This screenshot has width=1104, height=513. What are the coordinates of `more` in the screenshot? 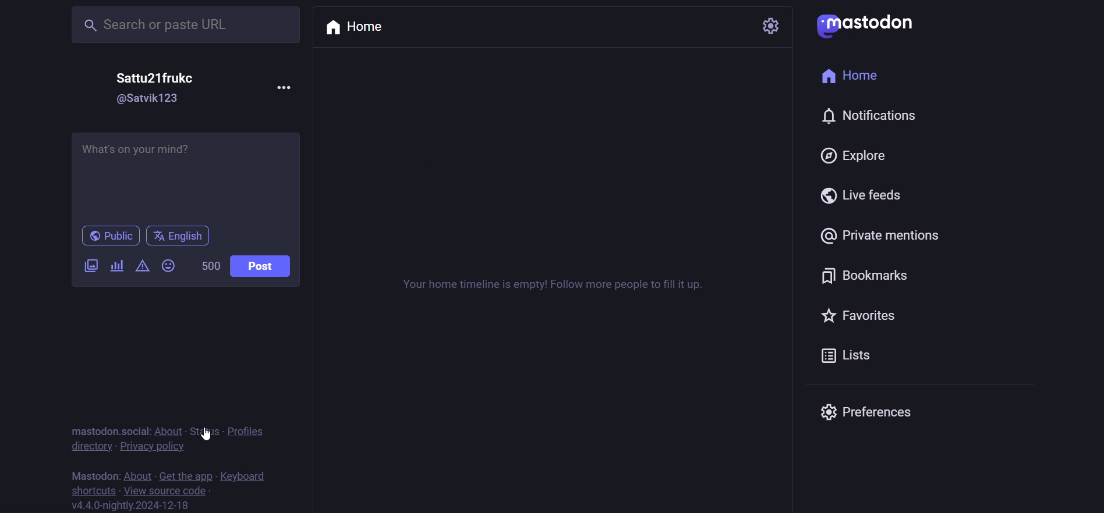 It's located at (287, 88).